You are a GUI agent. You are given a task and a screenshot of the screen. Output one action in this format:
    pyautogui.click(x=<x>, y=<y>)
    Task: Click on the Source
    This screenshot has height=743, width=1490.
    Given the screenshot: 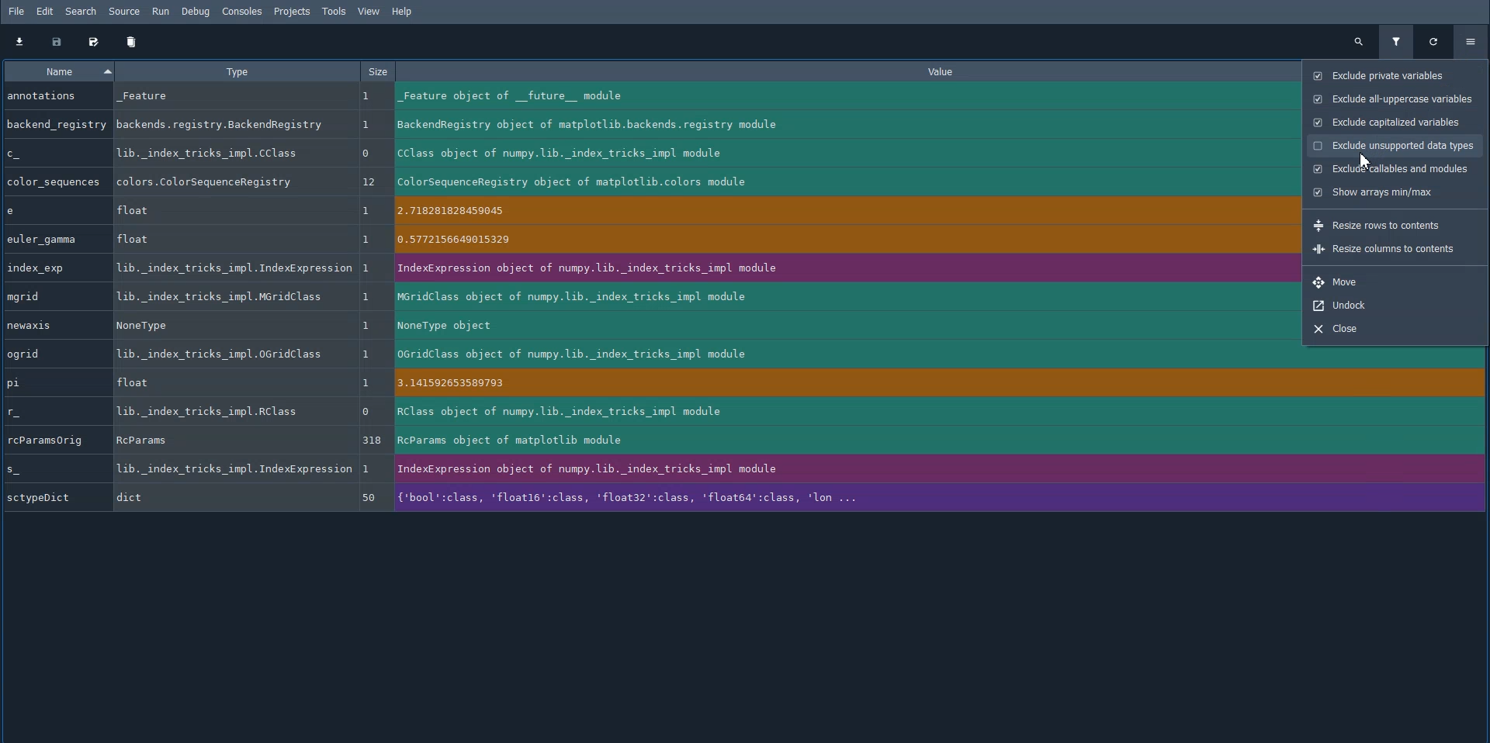 What is the action you would take?
    pyautogui.click(x=126, y=12)
    